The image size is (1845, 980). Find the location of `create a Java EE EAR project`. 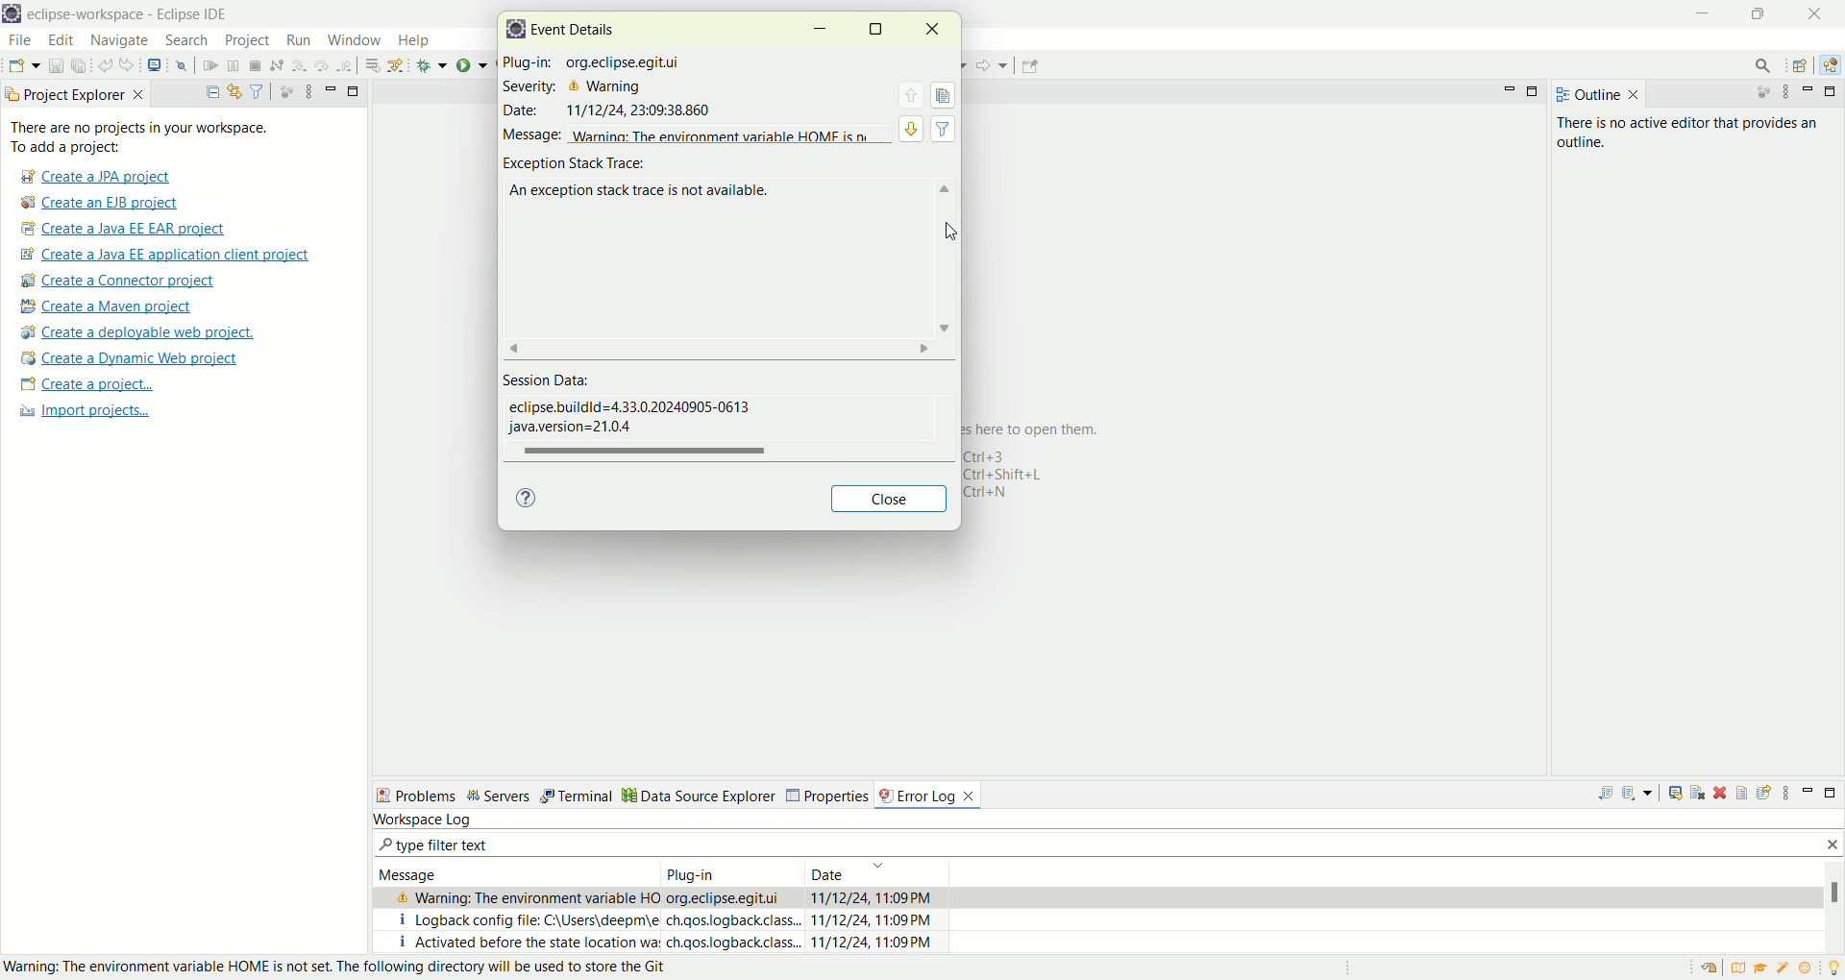

create a Java EE EAR project is located at coordinates (126, 230).